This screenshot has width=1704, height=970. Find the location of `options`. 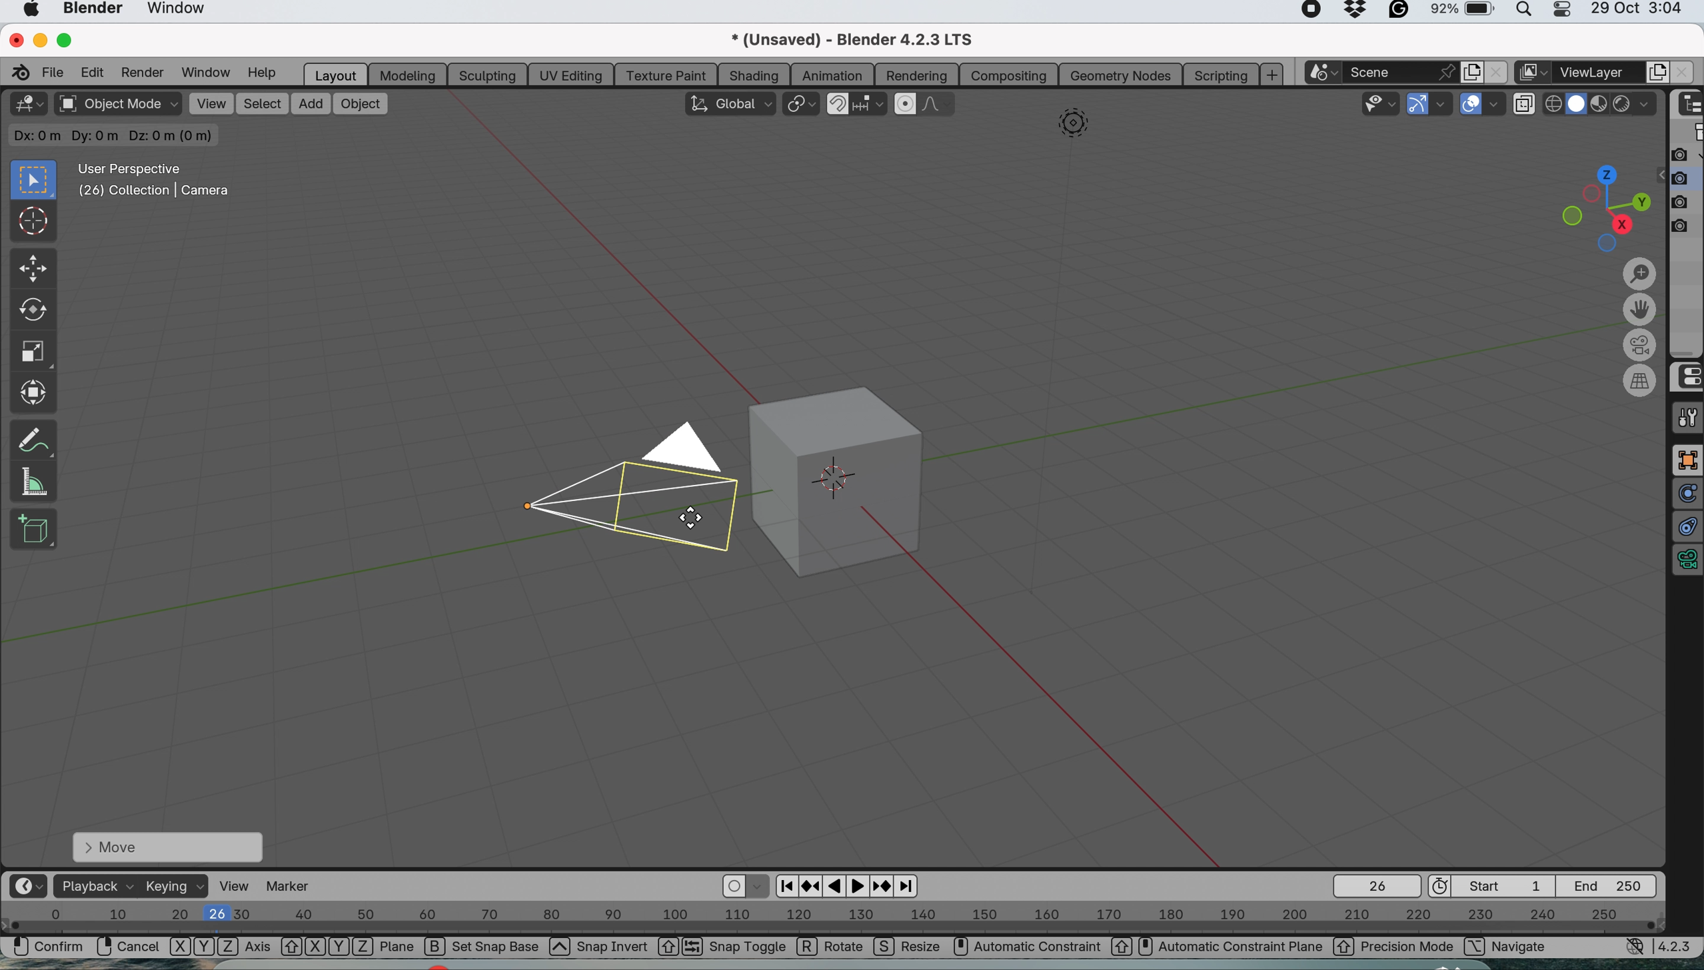

options is located at coordinates (1619, 134).